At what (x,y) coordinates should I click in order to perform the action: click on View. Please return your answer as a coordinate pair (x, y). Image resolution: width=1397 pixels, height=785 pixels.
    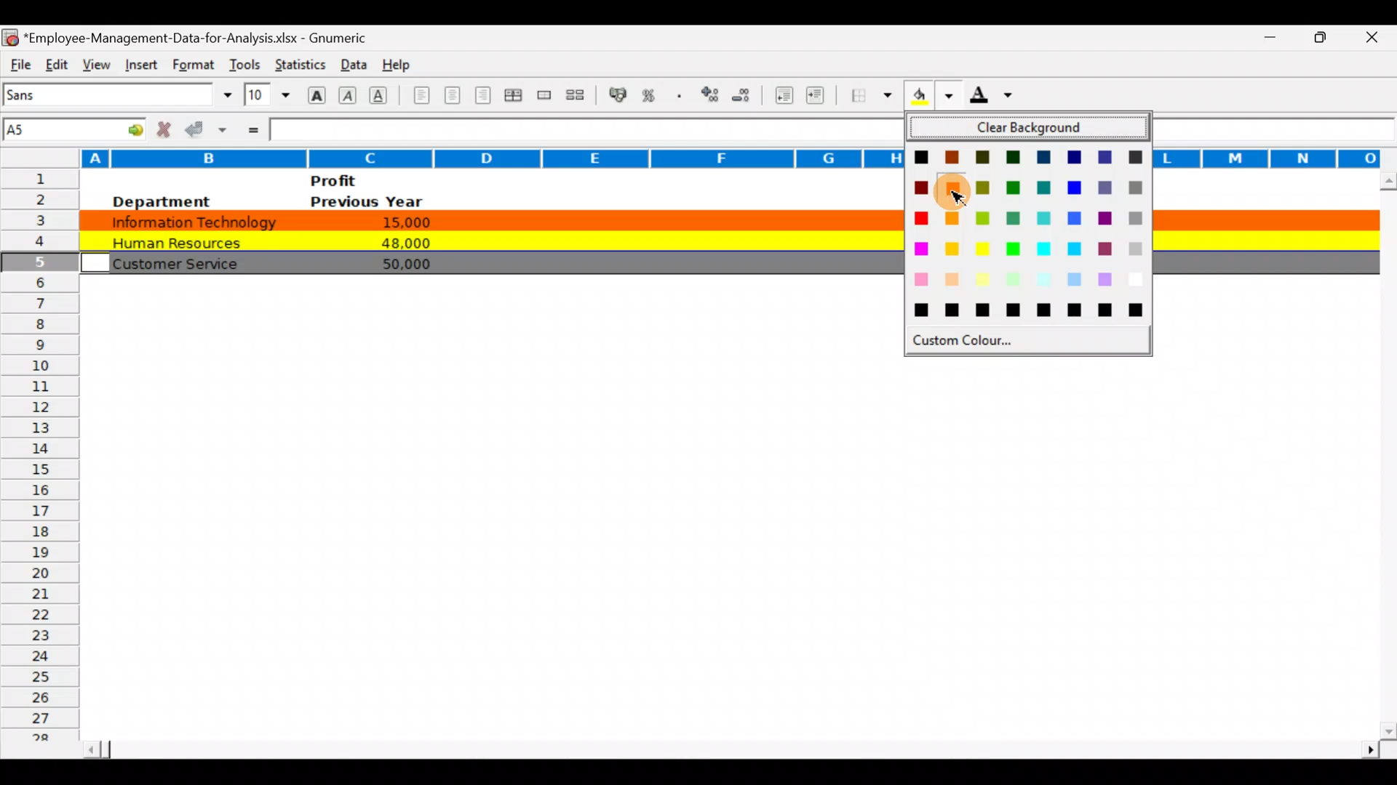
    Looking at the image, I should click on (93, 63).